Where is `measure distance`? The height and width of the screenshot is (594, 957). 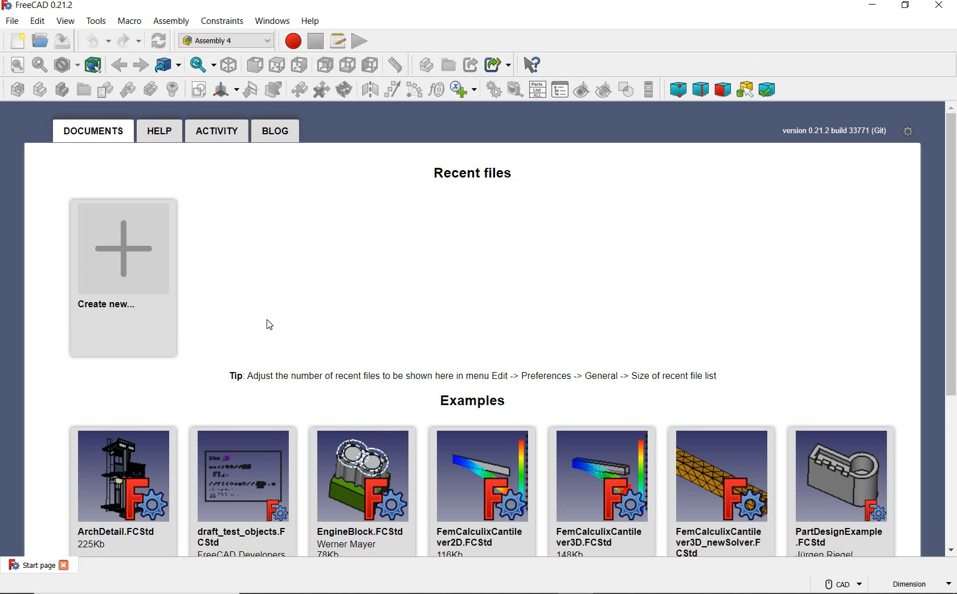
measure distance is located at coordinates (395, 64).